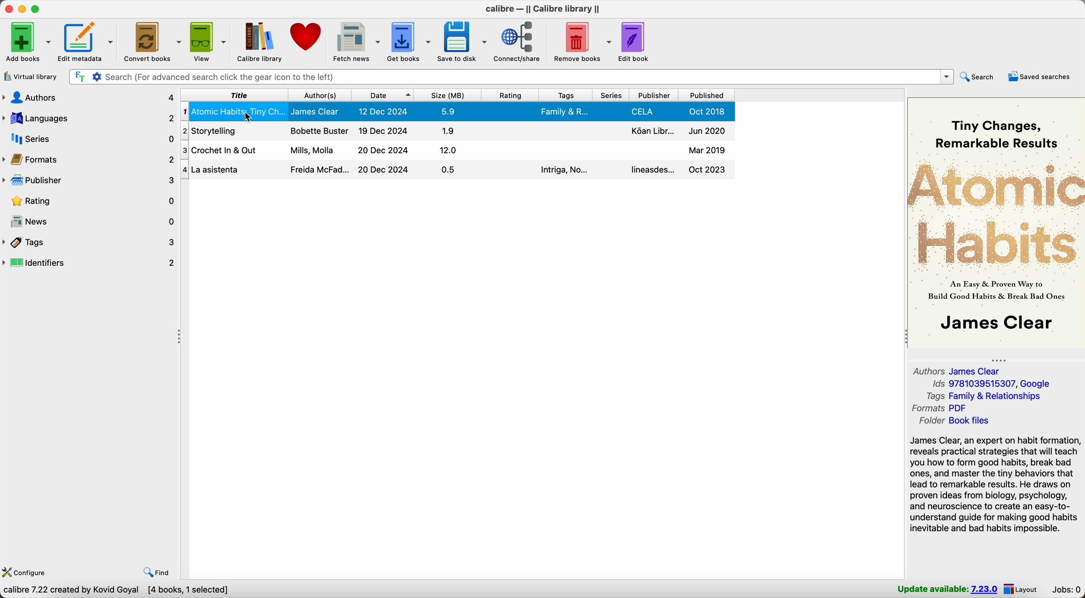 This screenshot has height=598, width=1085. What do you see at coordinates (462, 40) in the screenshot?
I see `save to disk` at bounding box center [462, 40].